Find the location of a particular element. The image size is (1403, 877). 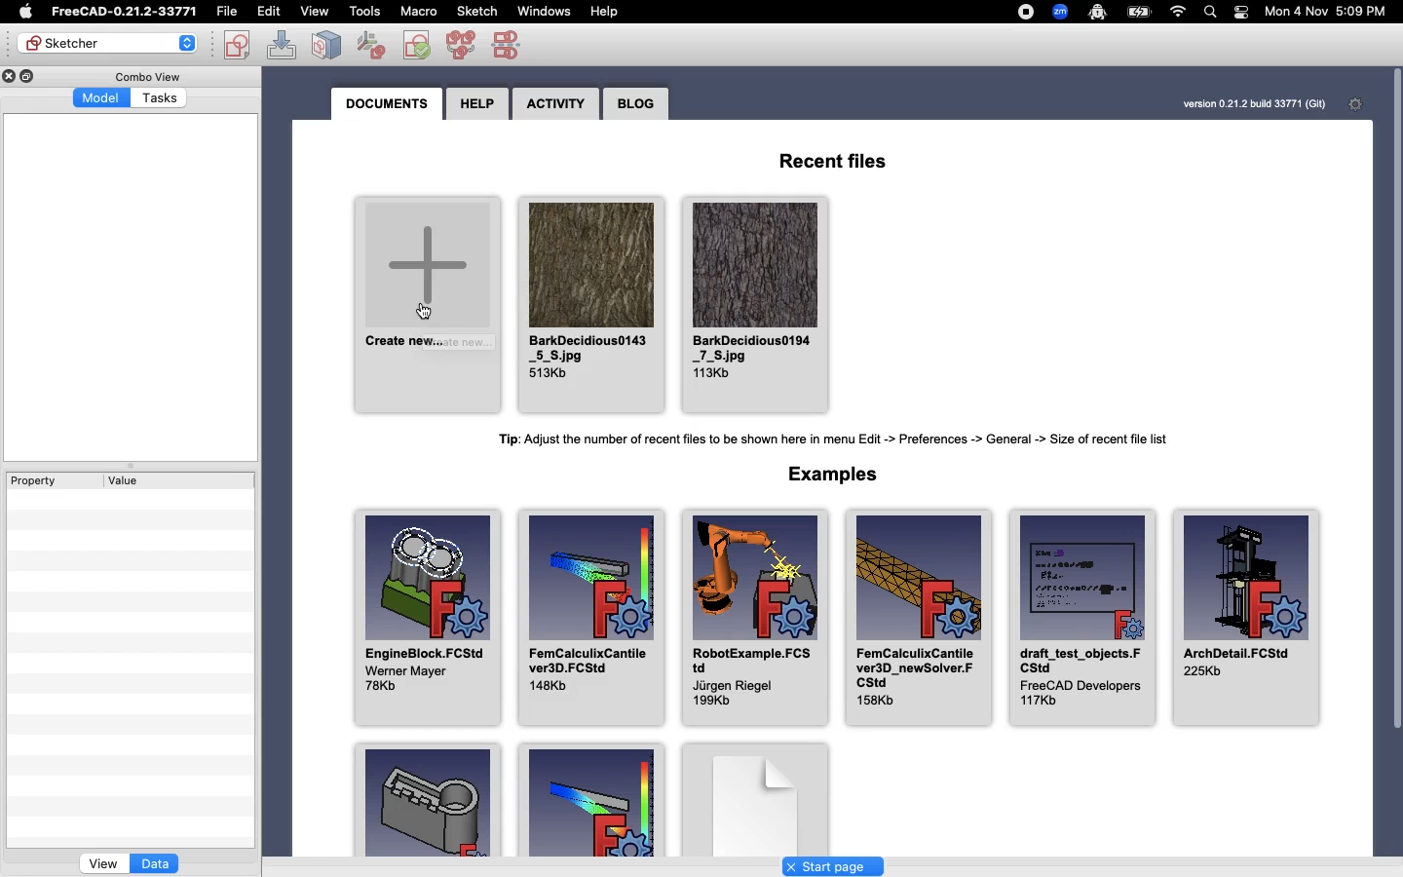

Close sketch is located at coordinates (325, 44).